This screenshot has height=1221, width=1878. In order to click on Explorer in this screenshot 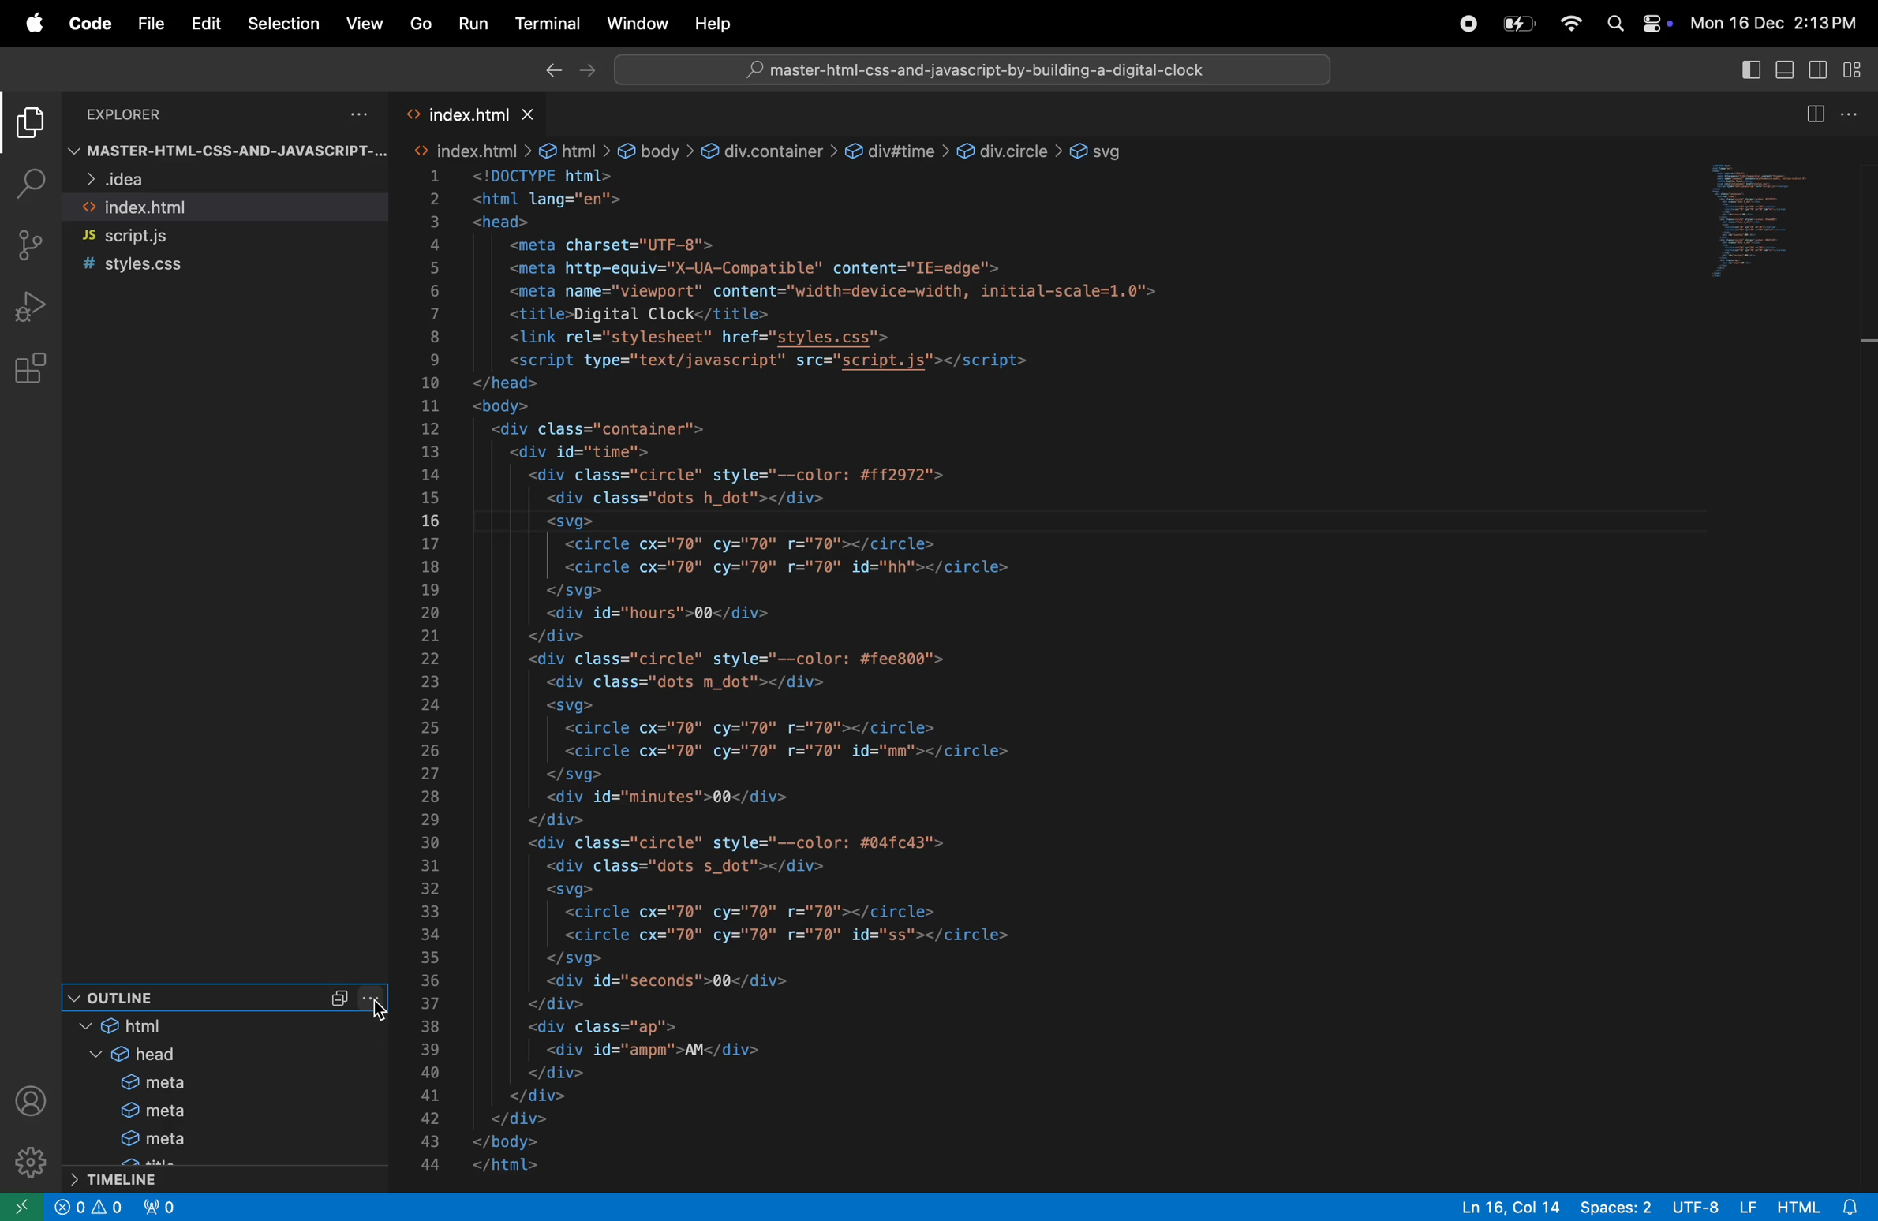, I will do `click(142, 114)`.